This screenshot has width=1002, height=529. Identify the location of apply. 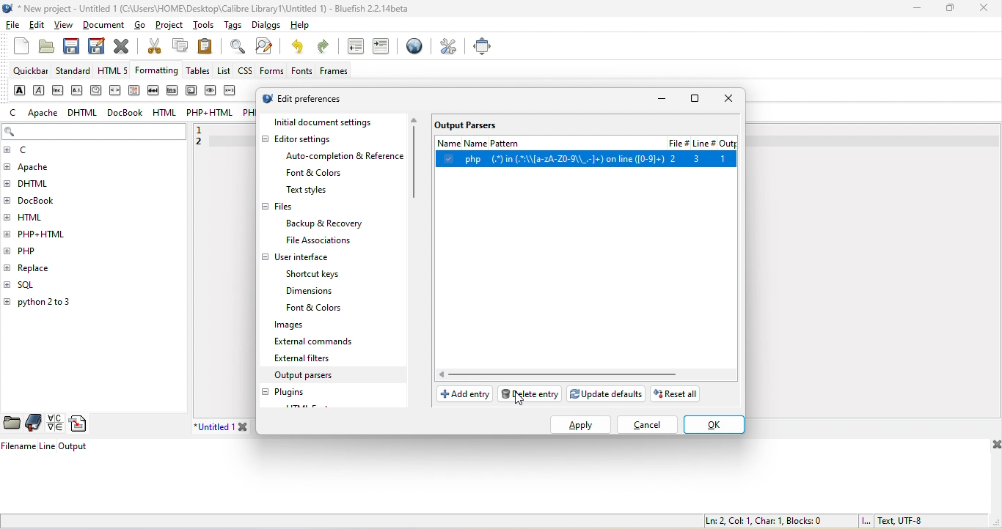
(582, 425).